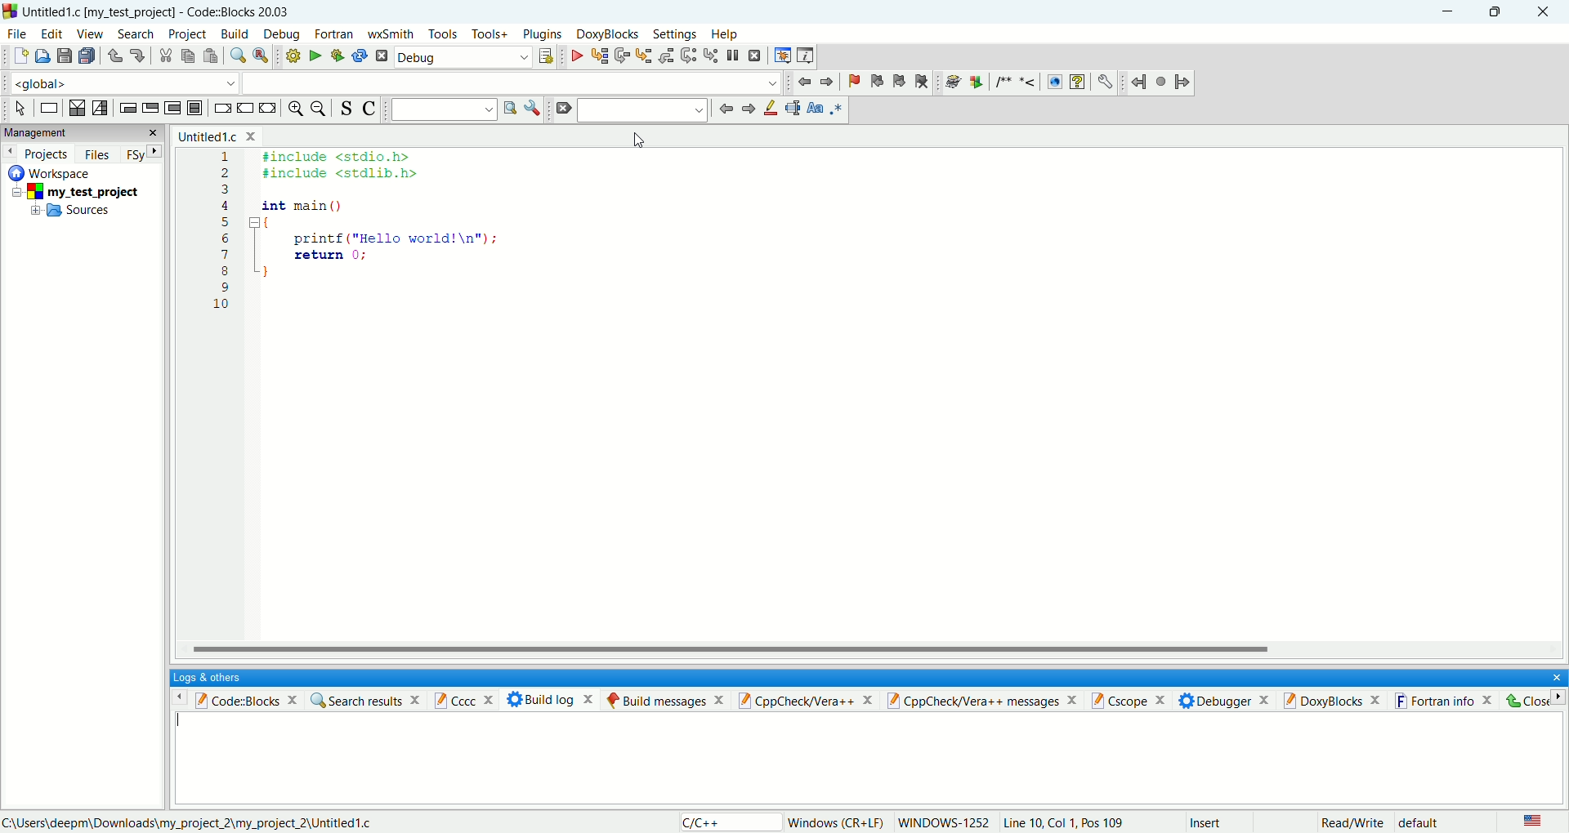  What do you see at coordinates (1227, 700) in the screenshot?
I see `debugger` at bounding box center [1227, 700].